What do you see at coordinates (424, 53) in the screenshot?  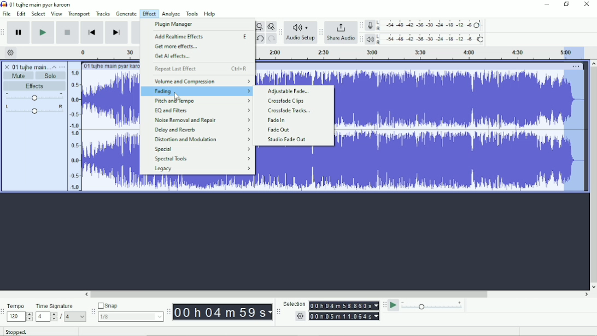 I see `Timeline` at bounding box center [424, 53].